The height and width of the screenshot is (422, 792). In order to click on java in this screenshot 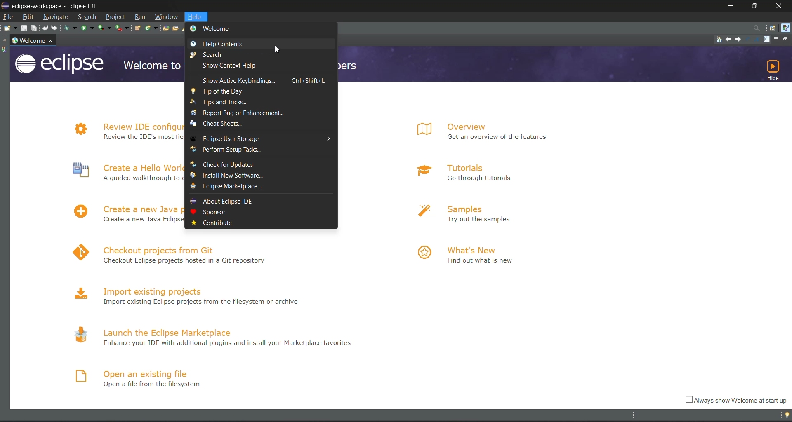, I will do `click(5, 50)`.